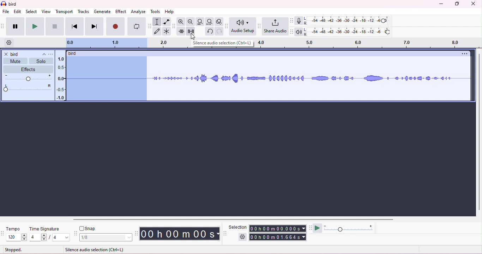  What do you see at coordinates (52, 54) in the screenshot?
I see `track title` at bounding box center [52, 54].